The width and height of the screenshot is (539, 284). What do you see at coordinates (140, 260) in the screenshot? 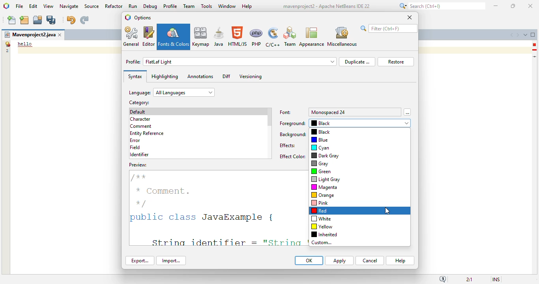
I see `export` at bounding box center [140, 260].